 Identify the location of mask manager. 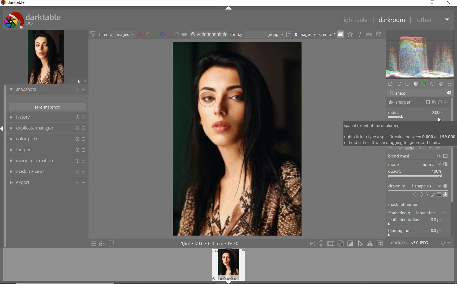
(47, 172).